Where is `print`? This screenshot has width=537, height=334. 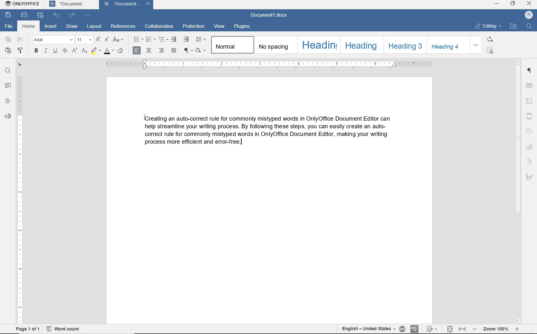
print is located at coordinates (24, 14).